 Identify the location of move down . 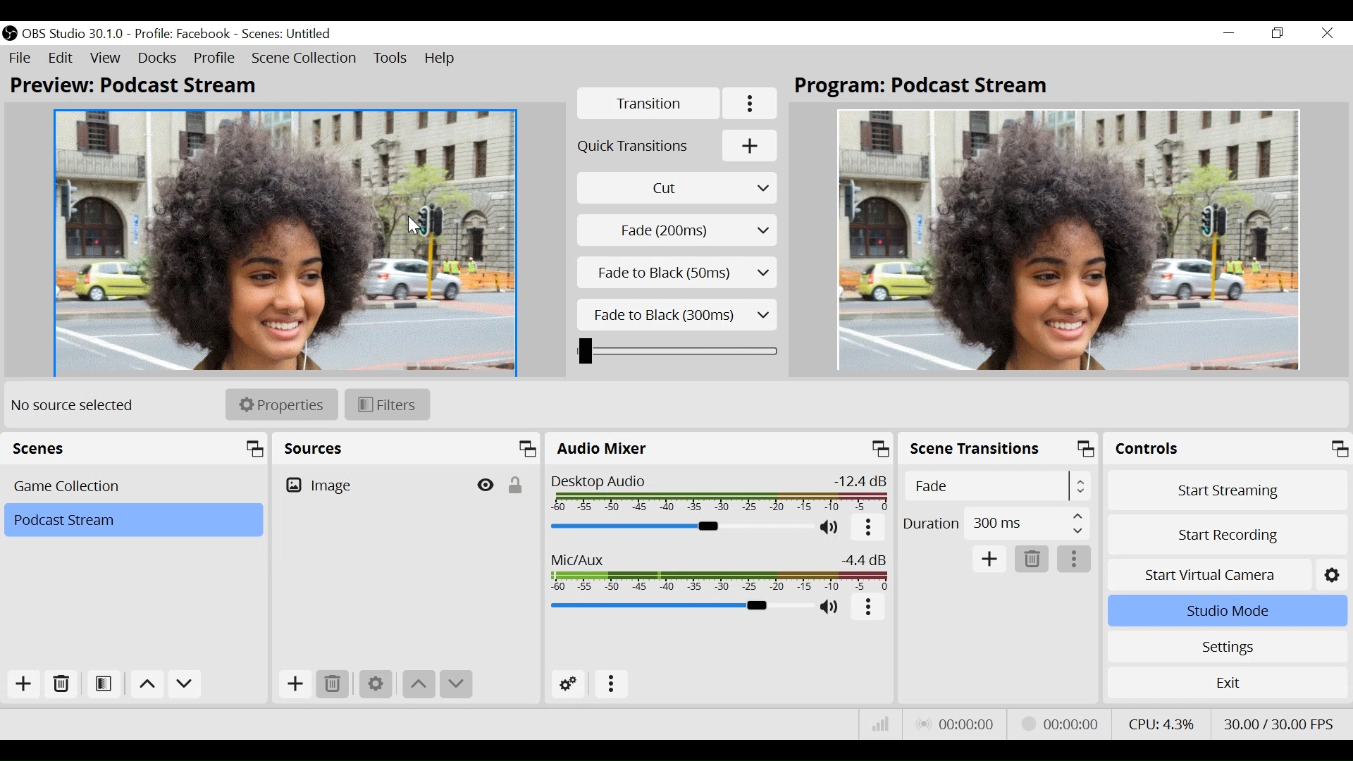
(455, 684).